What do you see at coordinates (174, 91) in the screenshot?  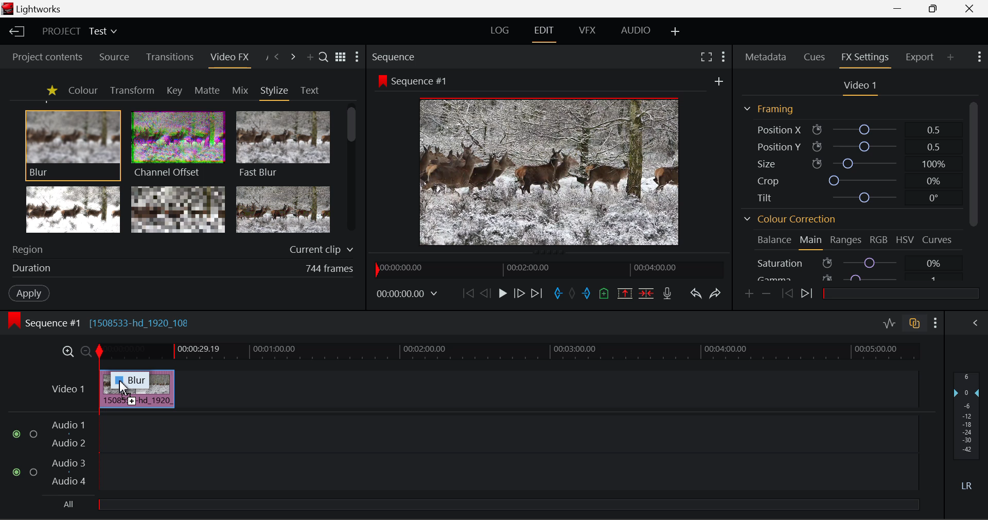 I see `Key` at bounding box center [174, 91].